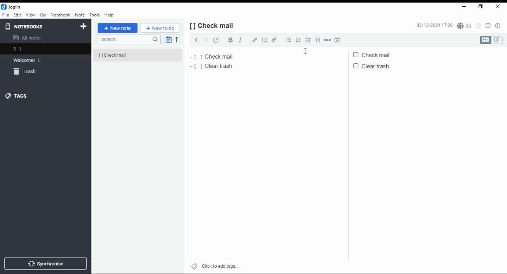  What do you see at coordinates (307, 40) in the screenshot?
I see `checkbox list` at bounding box center [307, 40].